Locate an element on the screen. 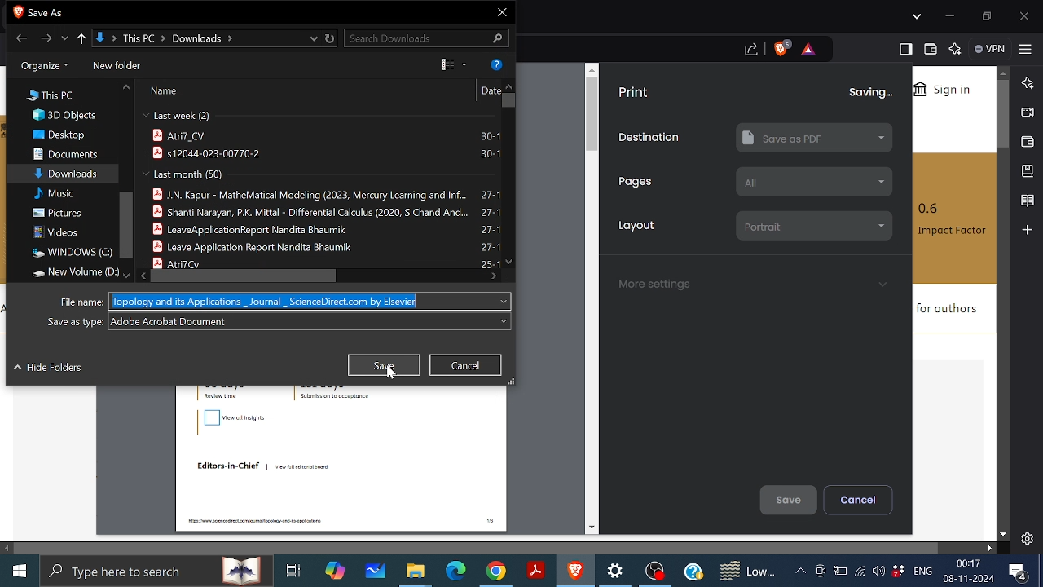 This screenshot has width=1043, height=587. adobe acrobat document is located at coordinates (308, 321).